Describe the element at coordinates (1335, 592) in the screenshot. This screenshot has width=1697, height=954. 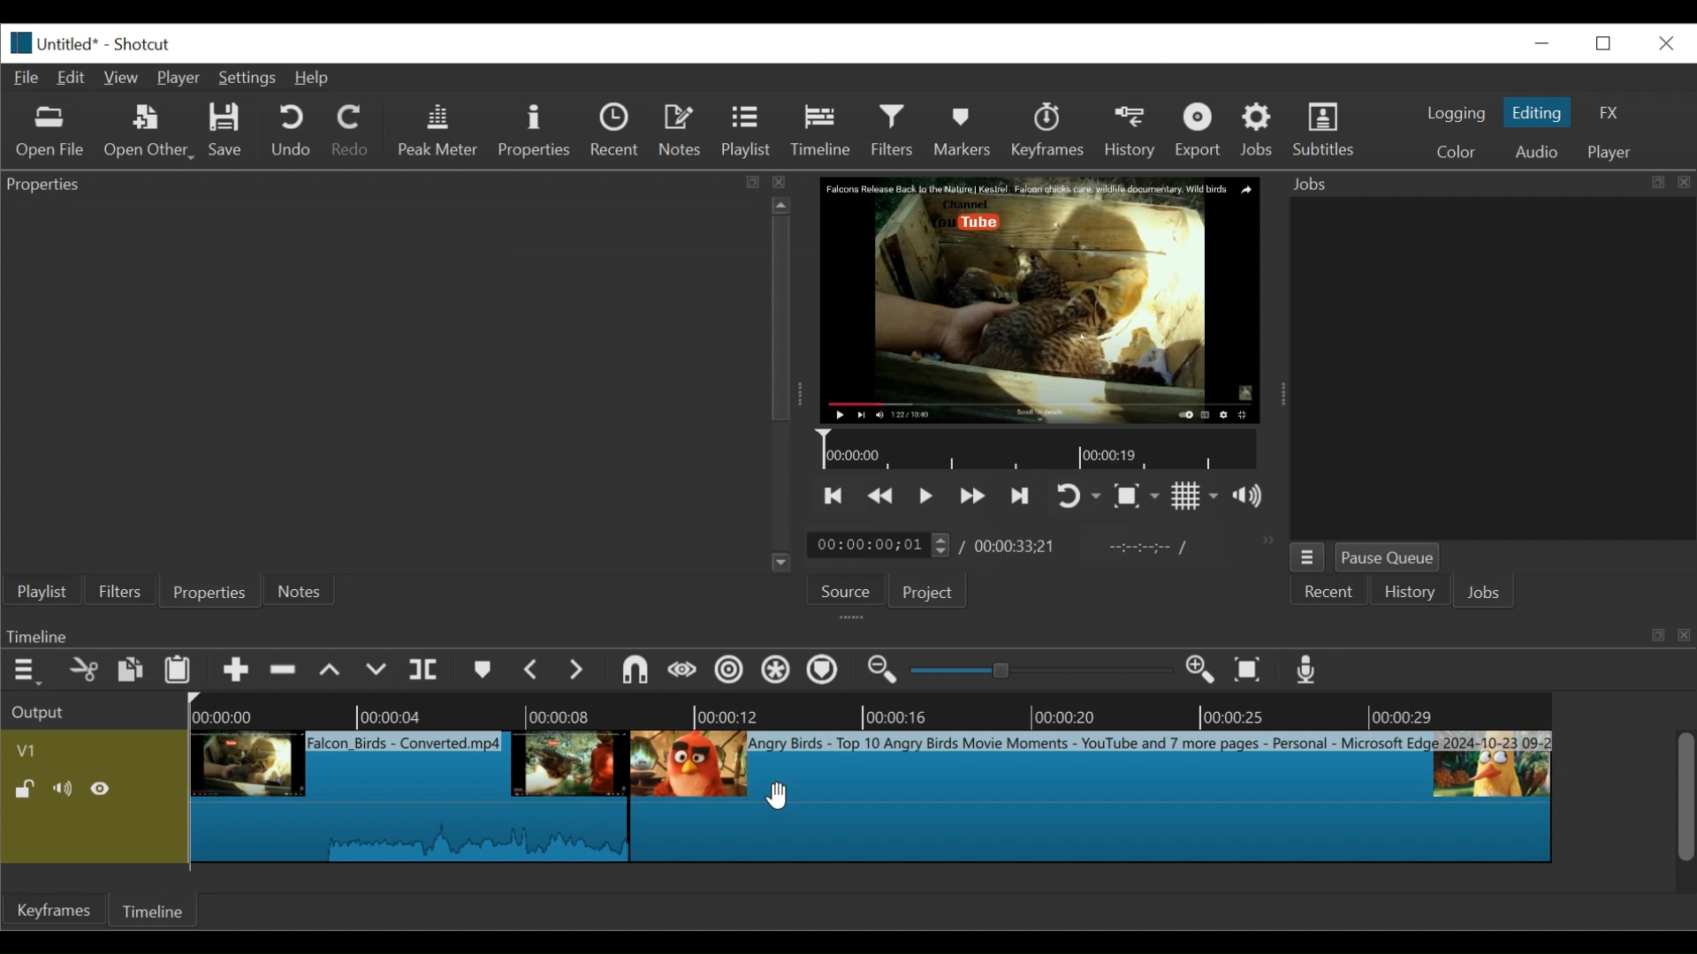
I see `Recent` at that location.